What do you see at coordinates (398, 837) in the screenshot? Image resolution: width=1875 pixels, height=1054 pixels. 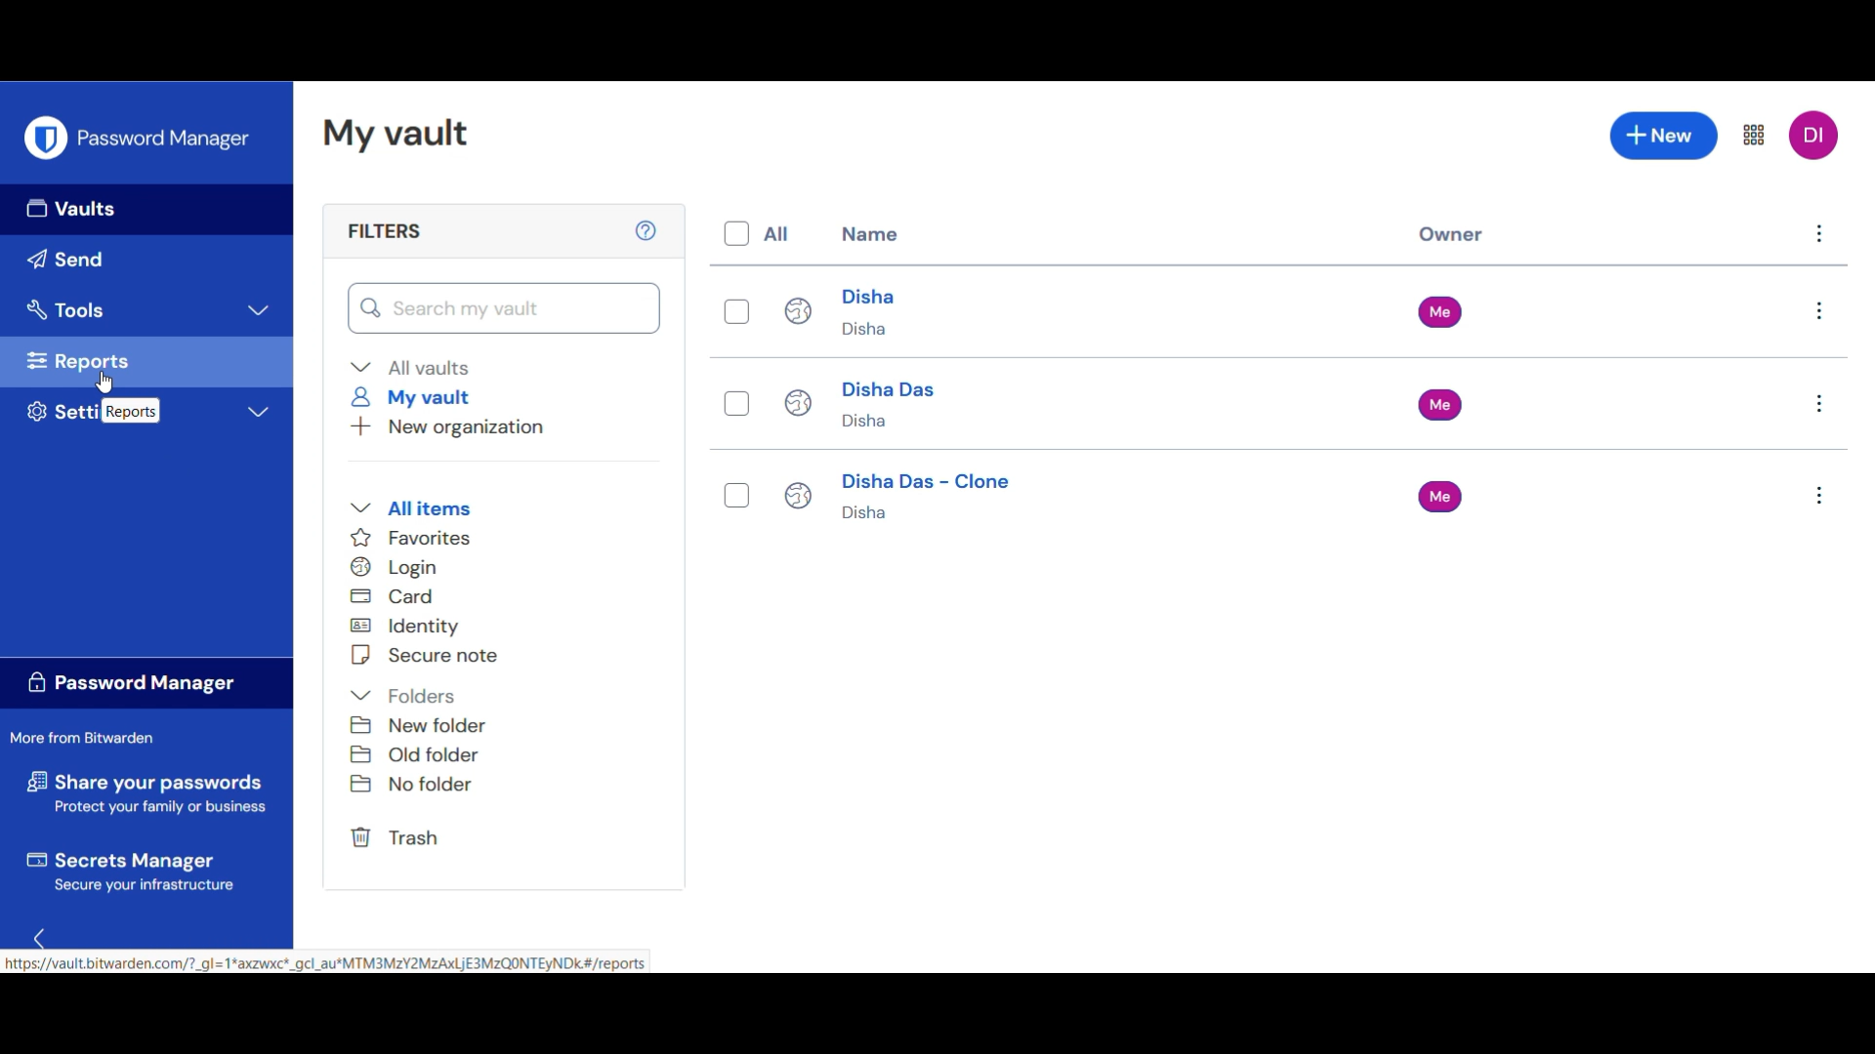 I see `Trash` at bounding box center [398, 837].